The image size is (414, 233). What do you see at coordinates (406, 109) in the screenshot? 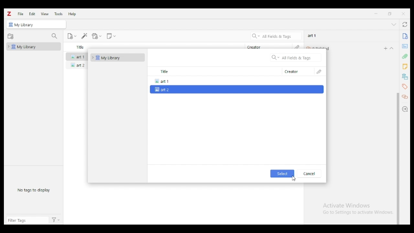
I see `locate` at bounding box center [406, 109].